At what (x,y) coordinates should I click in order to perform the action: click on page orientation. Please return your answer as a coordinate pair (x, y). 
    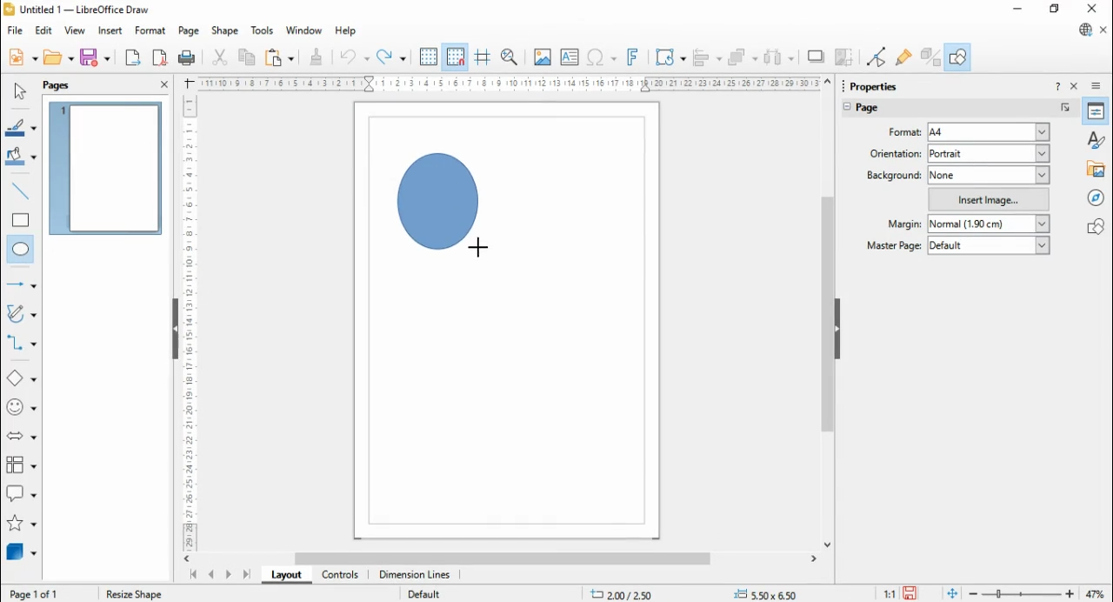
    Looking at the image, I should click on (894, 153).